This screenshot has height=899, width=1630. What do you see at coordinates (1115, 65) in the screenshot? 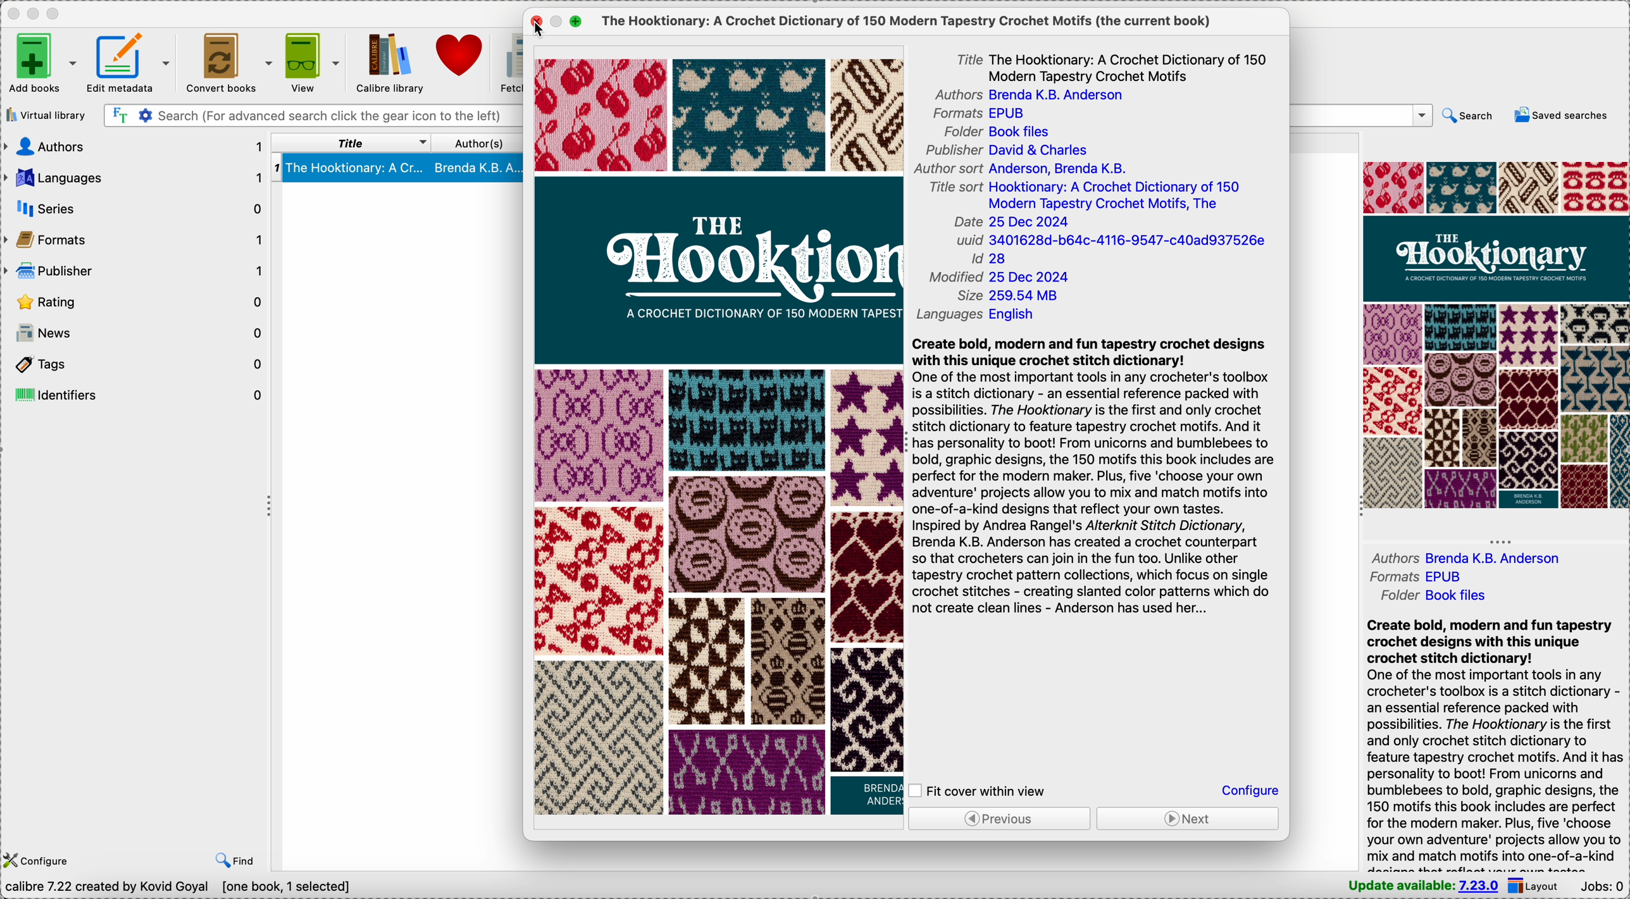
I see `title` at bounding box center [1115, 65].